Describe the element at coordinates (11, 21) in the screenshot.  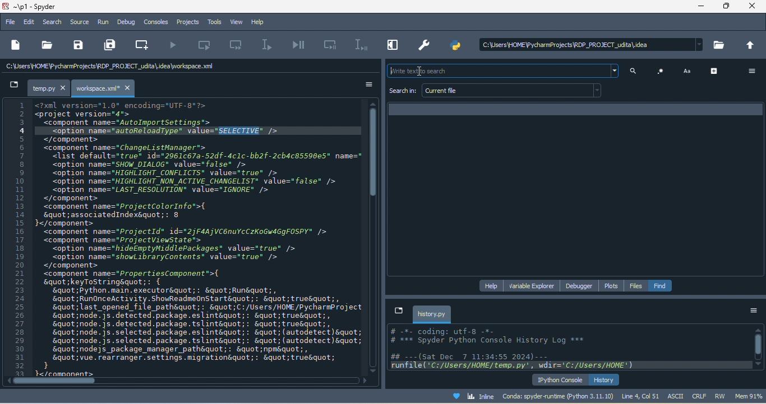
I see `file` at that location.